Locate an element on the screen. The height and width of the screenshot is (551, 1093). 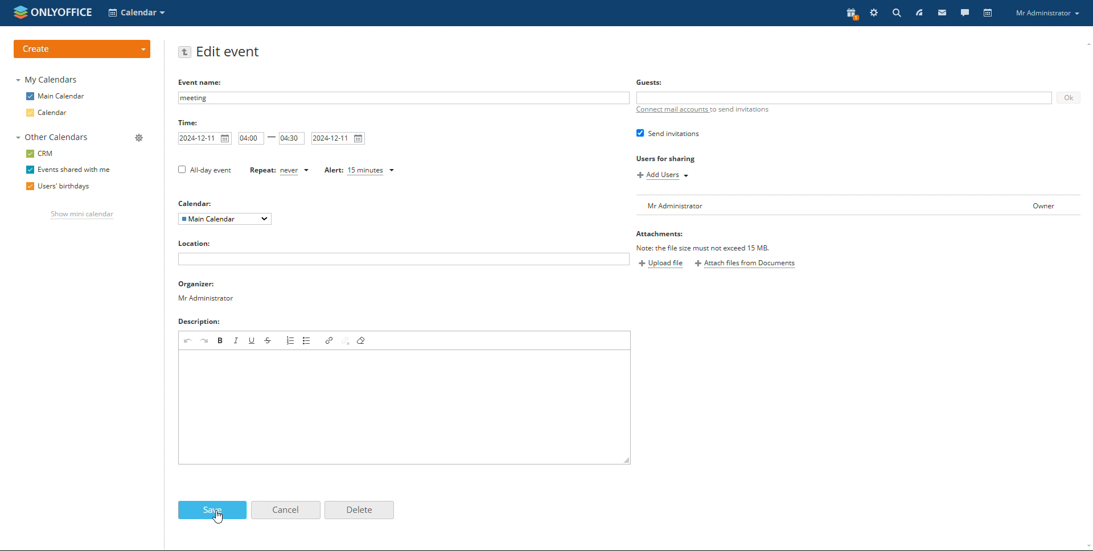
Time: is located at coordinates (188, 123).